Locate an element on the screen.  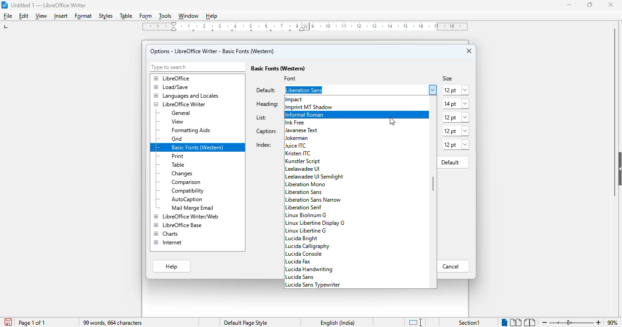
center tab is located at coordinates (215, 32).